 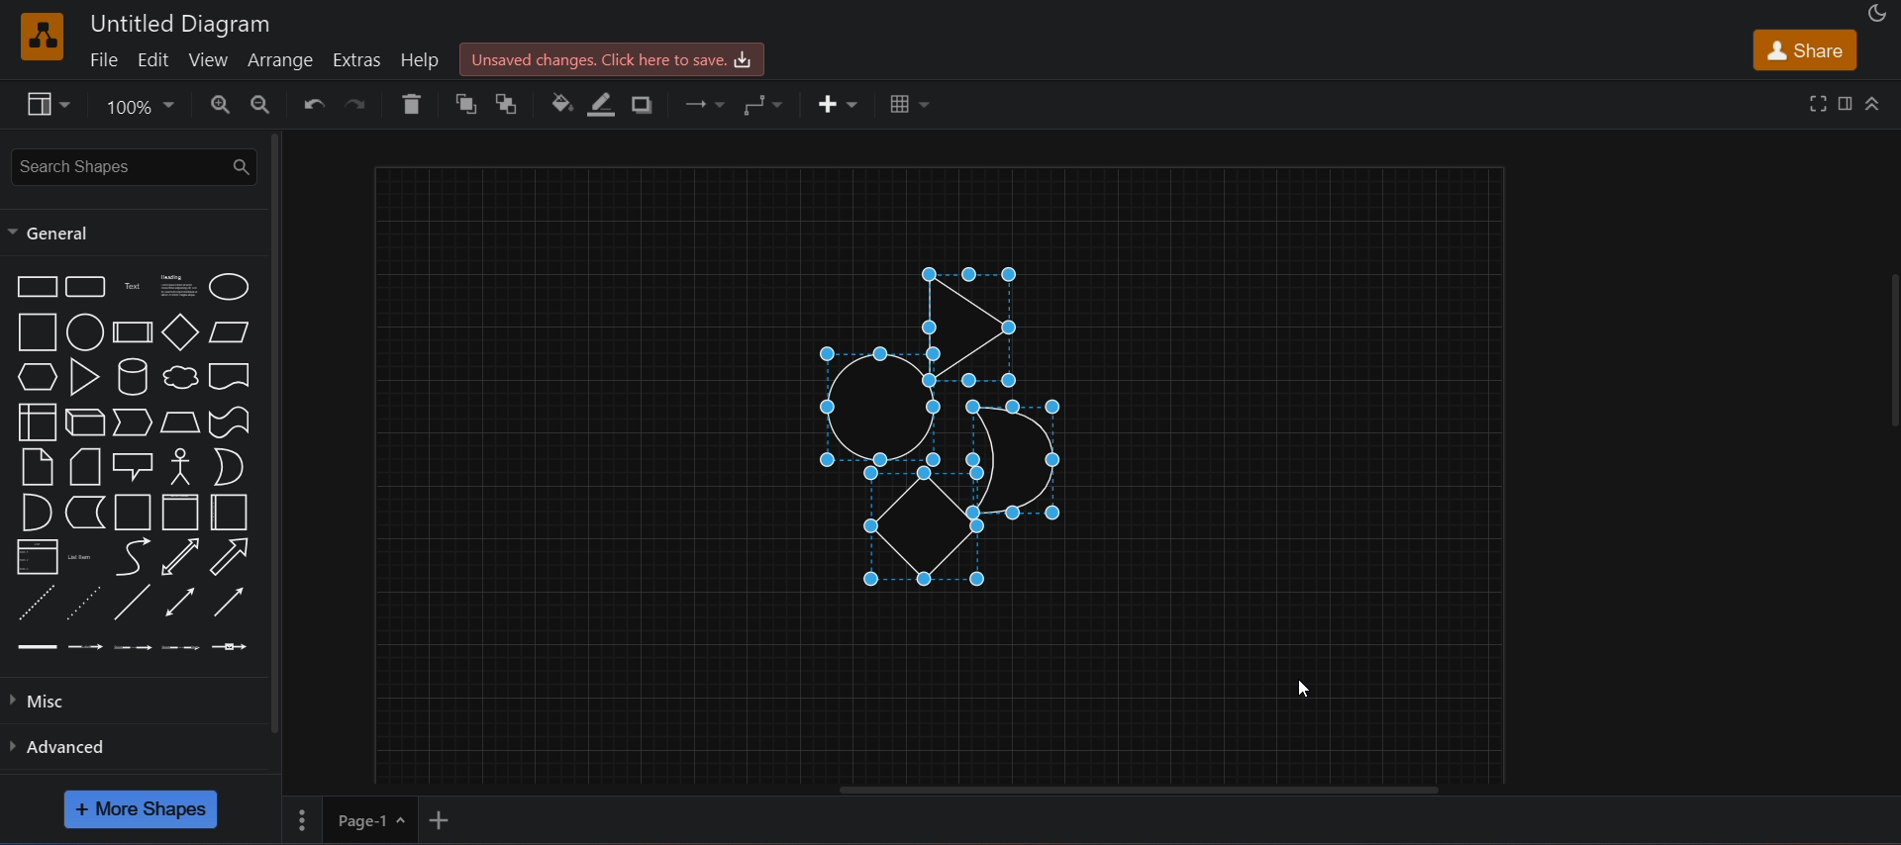 I want to click on hexagon, so click(x=34, y=377).